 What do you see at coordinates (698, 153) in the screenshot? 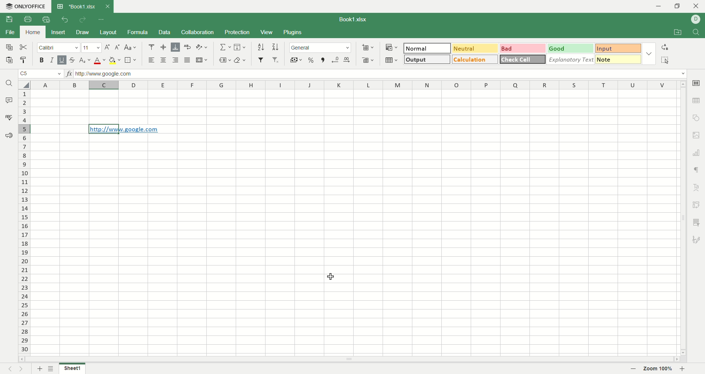
I see `chart setting` at bounding box center [698, 153].